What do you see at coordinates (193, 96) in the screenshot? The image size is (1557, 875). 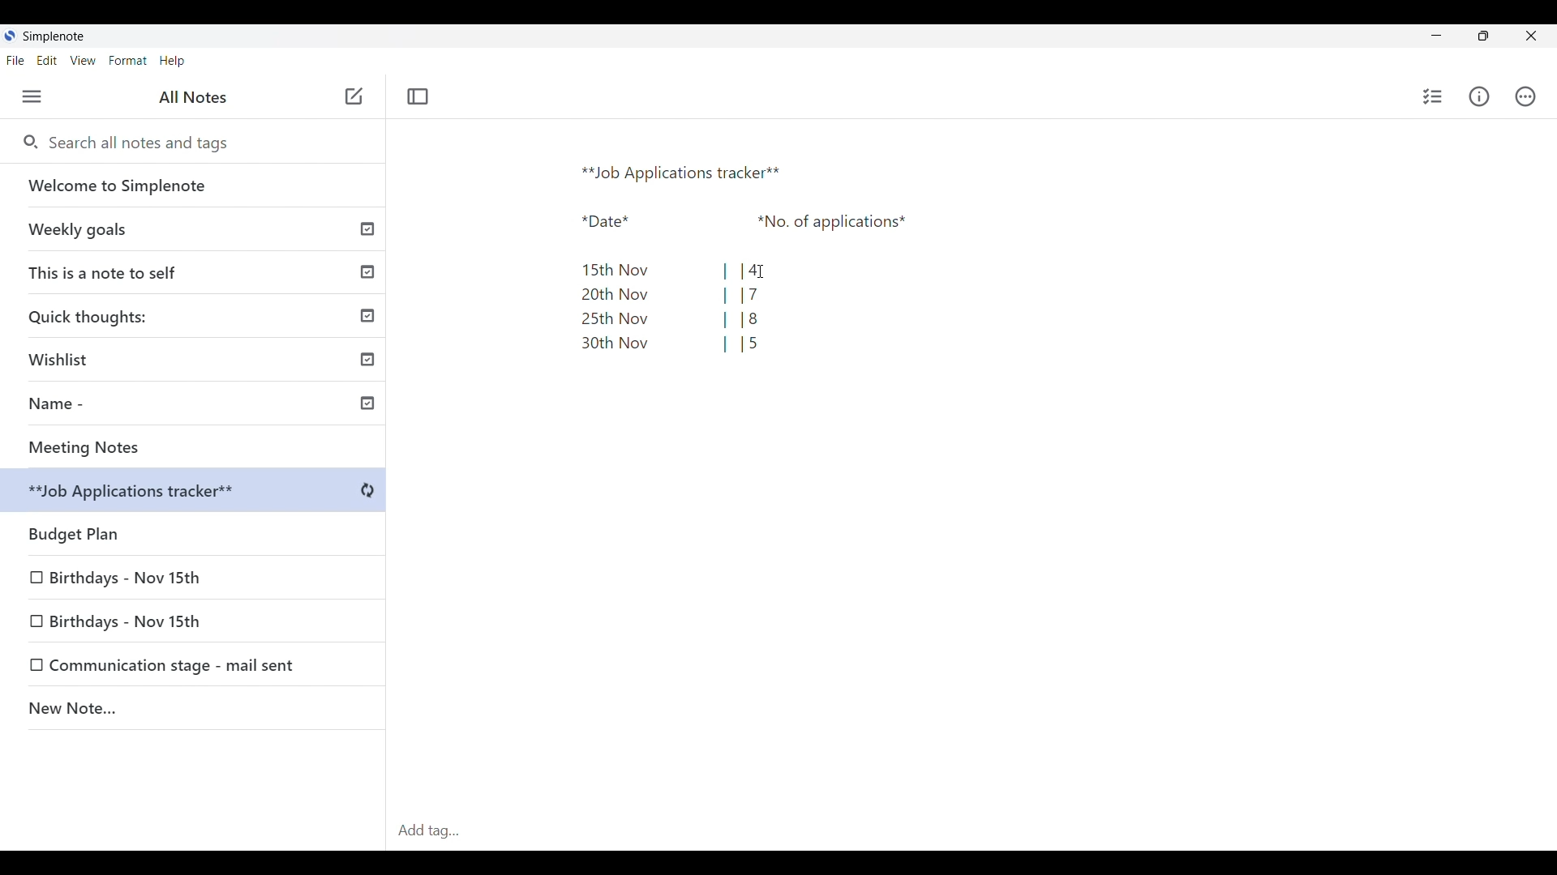 I see `All Notes` at bounding box center [193, 96].